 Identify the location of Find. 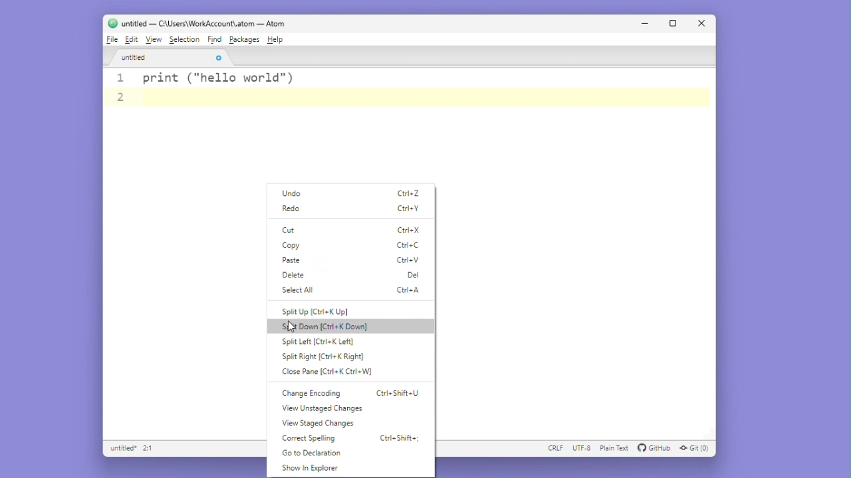
(216, 40).